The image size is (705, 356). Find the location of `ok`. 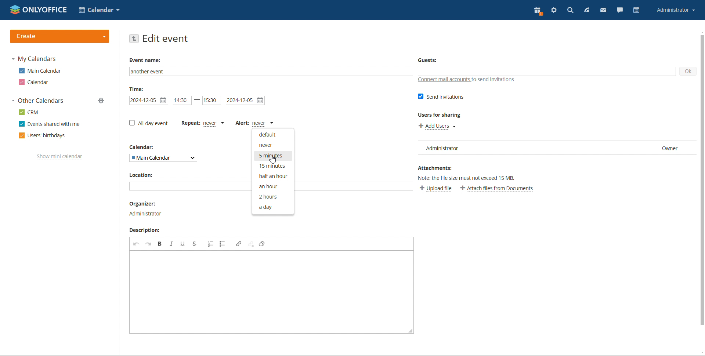

ok is located at coordinates (688, 72).